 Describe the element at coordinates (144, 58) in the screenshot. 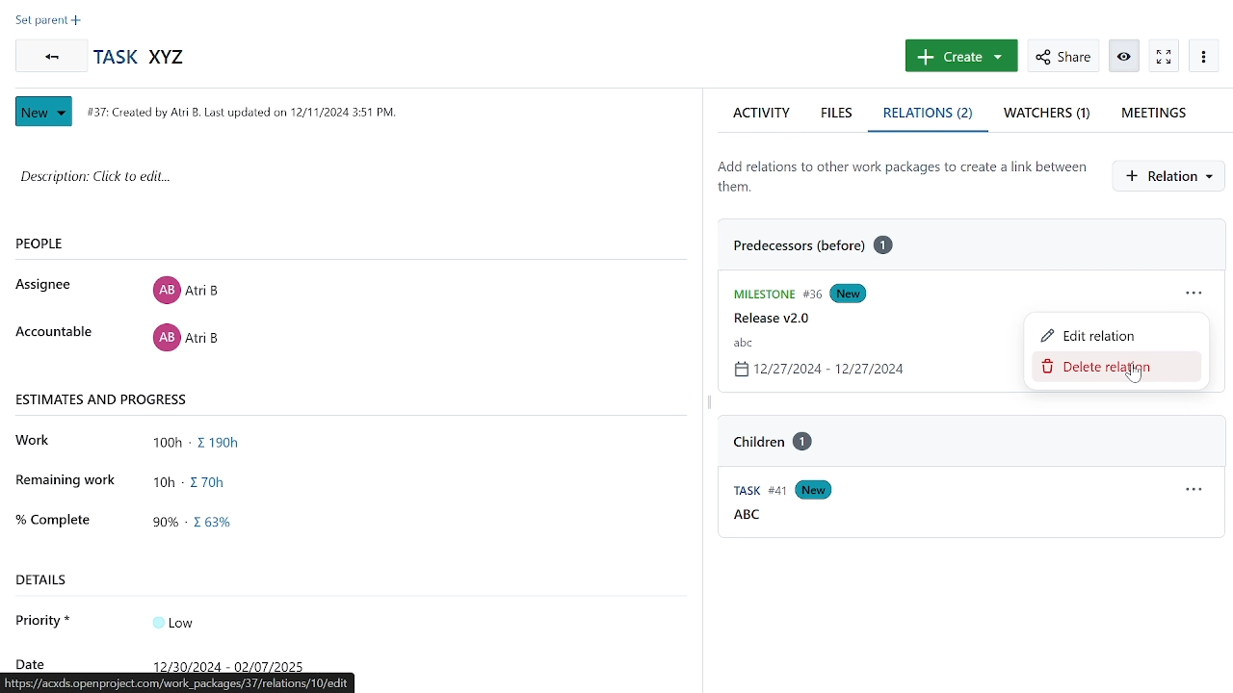

I see `task name` at that location.